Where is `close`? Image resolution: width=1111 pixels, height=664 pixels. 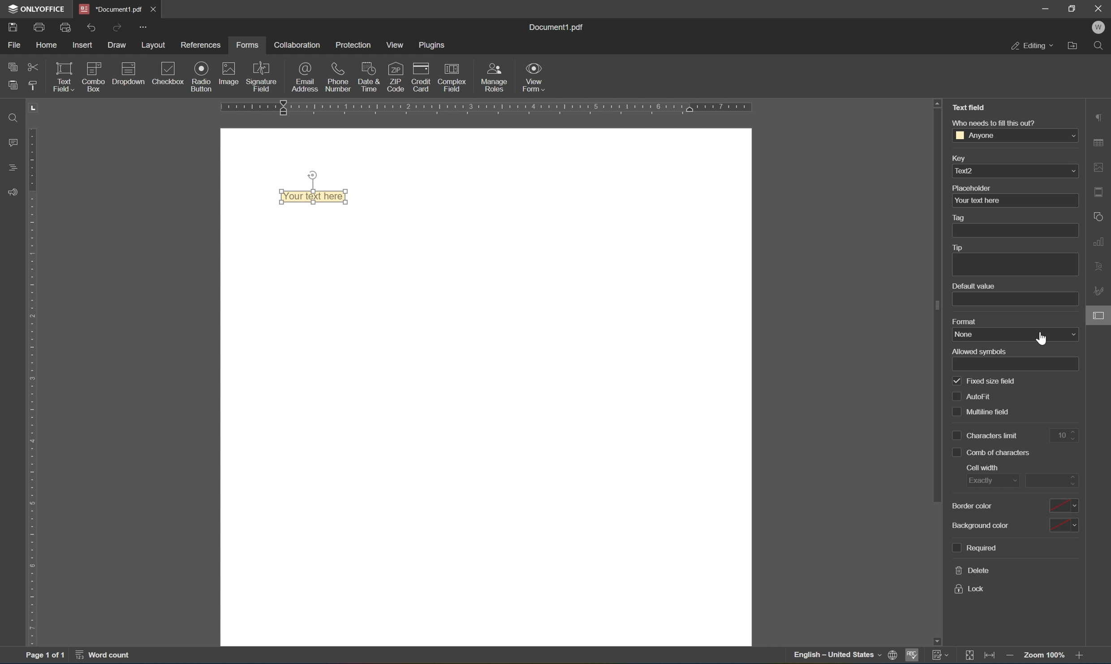 close is located at coordinates (1101, 7).